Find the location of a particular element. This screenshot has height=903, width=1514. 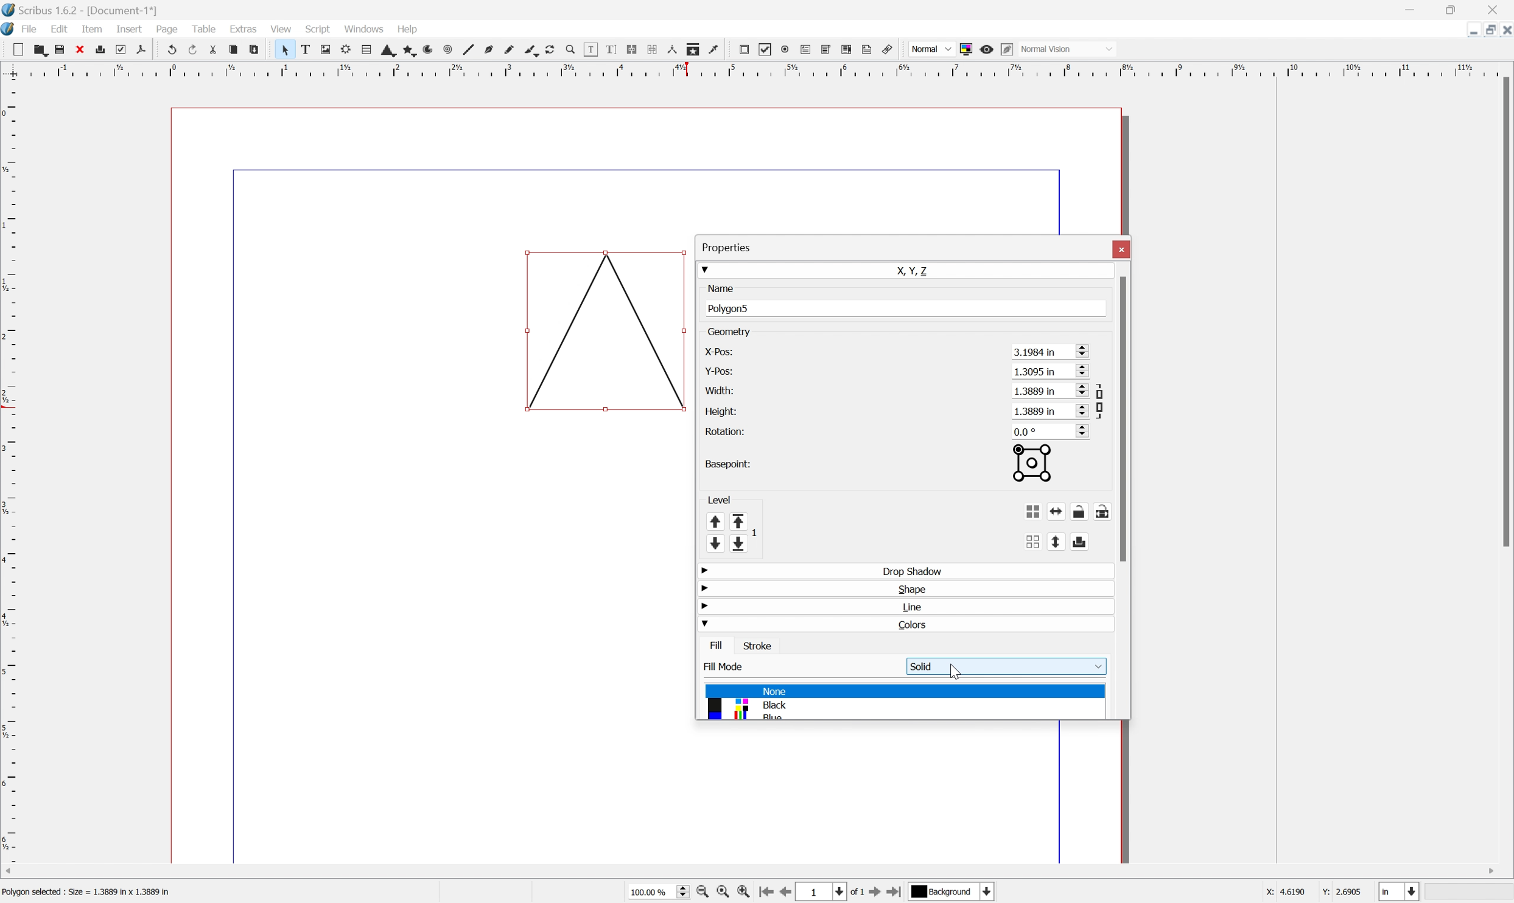

of 1 is located at coordinates (858, 892).